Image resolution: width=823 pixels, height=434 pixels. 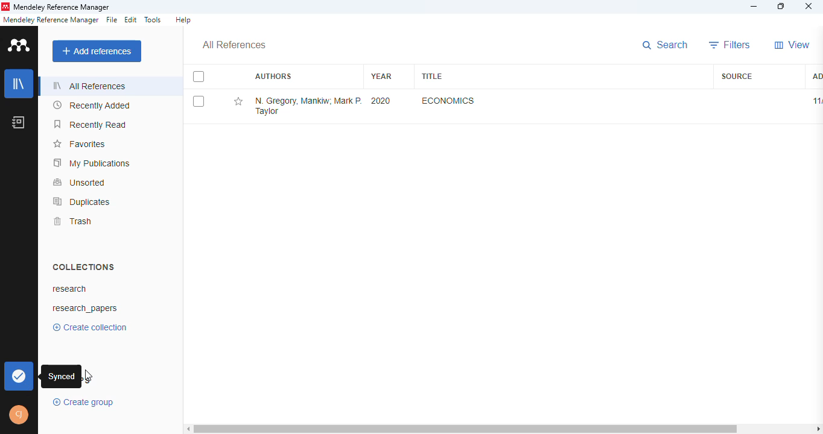 What do you see at coordinates (89, 327) in the screenshot?
I see `create collection` at bounding box center [89, 327].